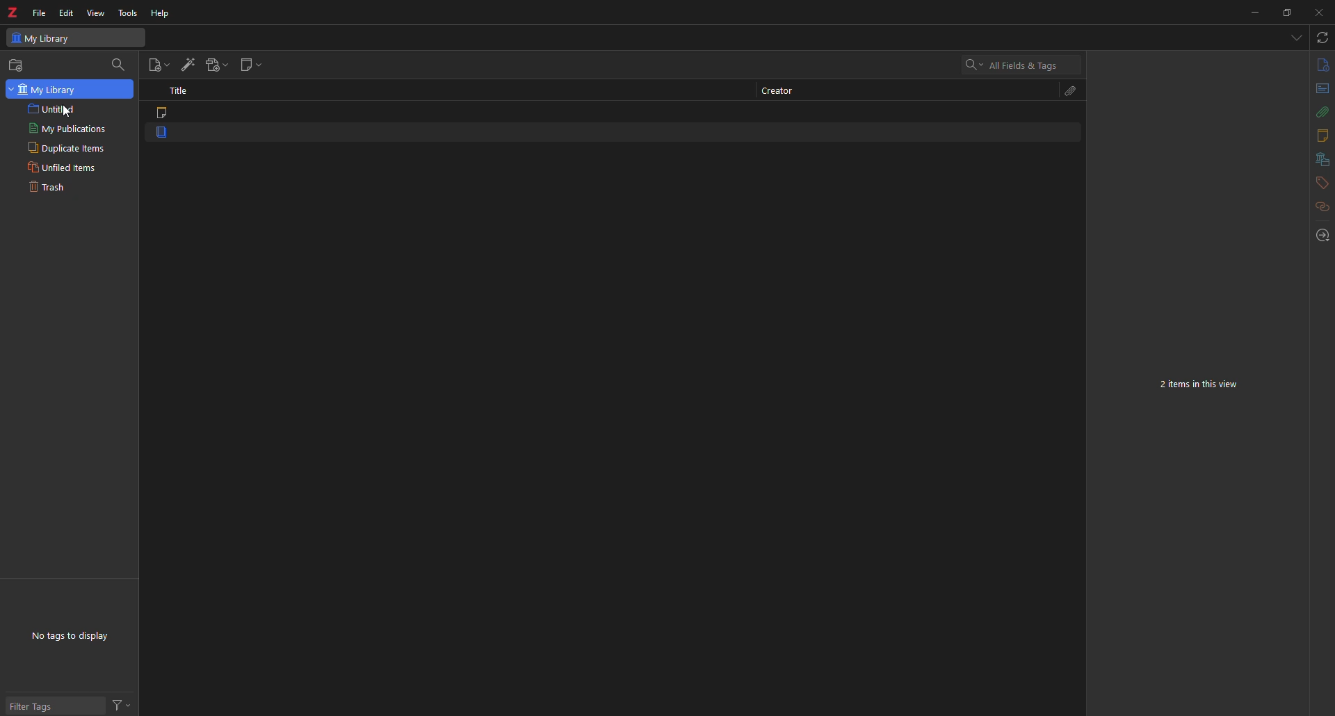  What do you see at coordinates (97, 13) in the screenshot?
I see `view` at bounding box center [97, 13].